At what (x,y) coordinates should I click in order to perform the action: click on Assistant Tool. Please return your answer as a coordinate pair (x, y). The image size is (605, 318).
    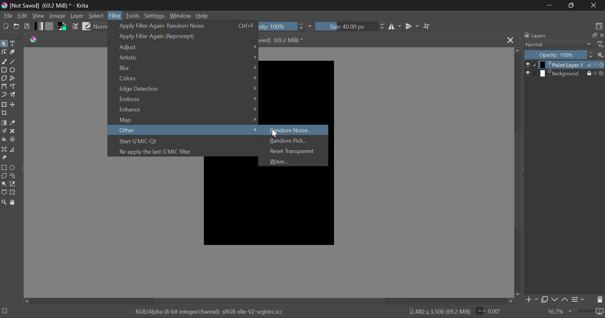
    Looking at the image, I should click on (4, 149).